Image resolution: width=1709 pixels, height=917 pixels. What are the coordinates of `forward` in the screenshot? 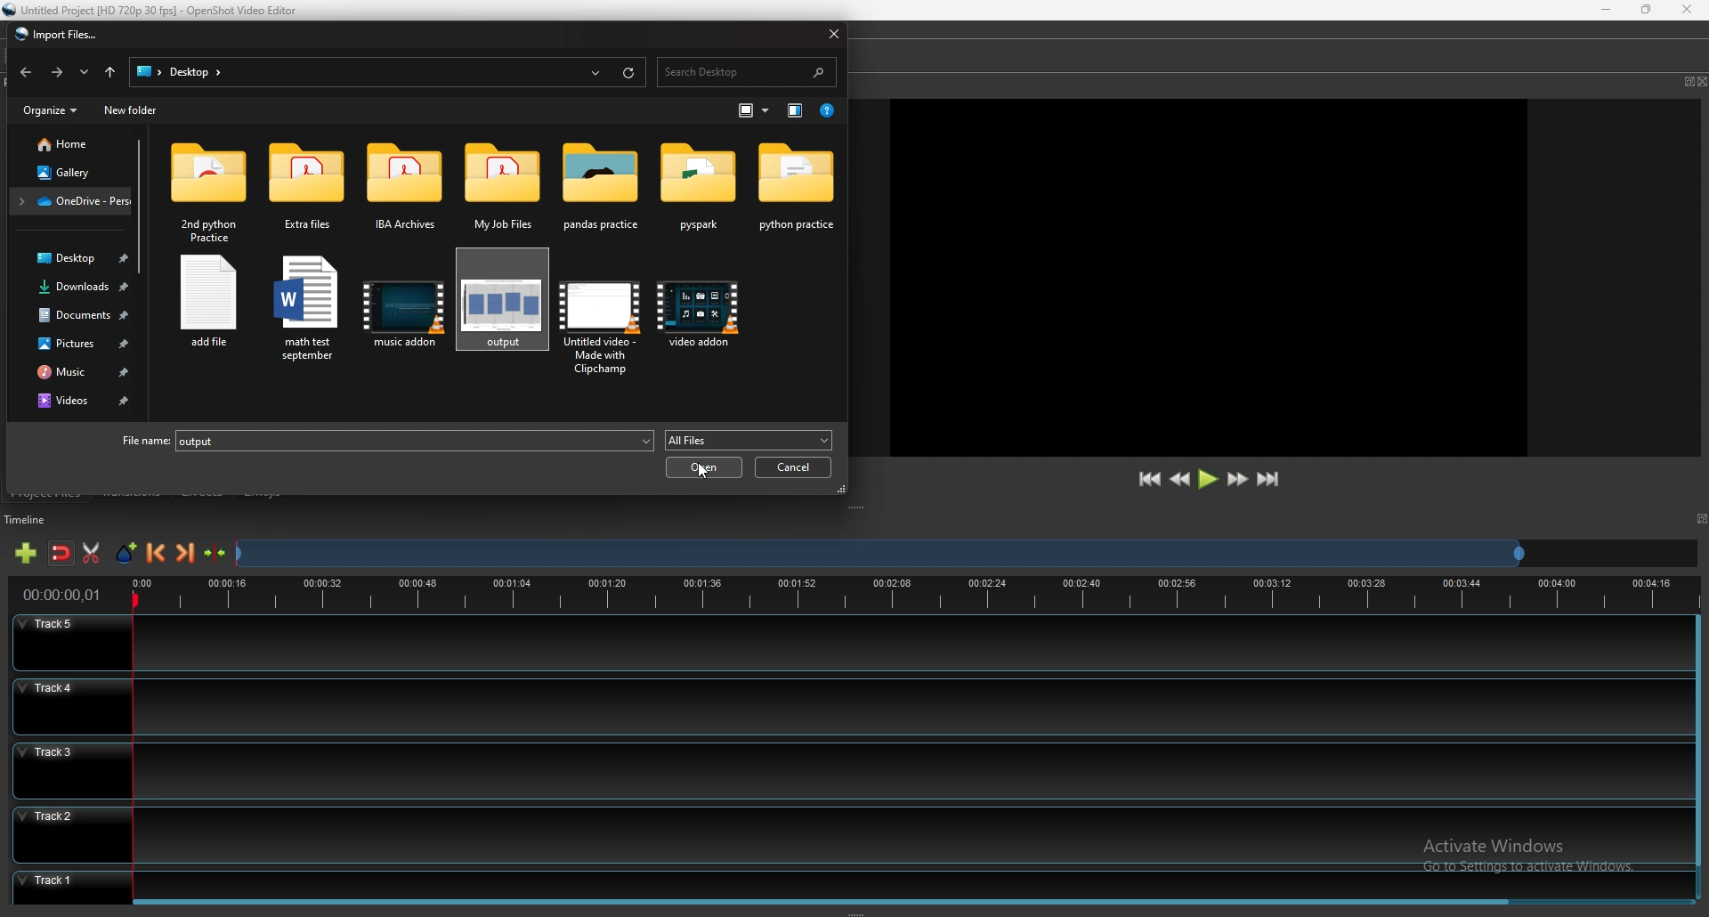 It's located at (56, 72).